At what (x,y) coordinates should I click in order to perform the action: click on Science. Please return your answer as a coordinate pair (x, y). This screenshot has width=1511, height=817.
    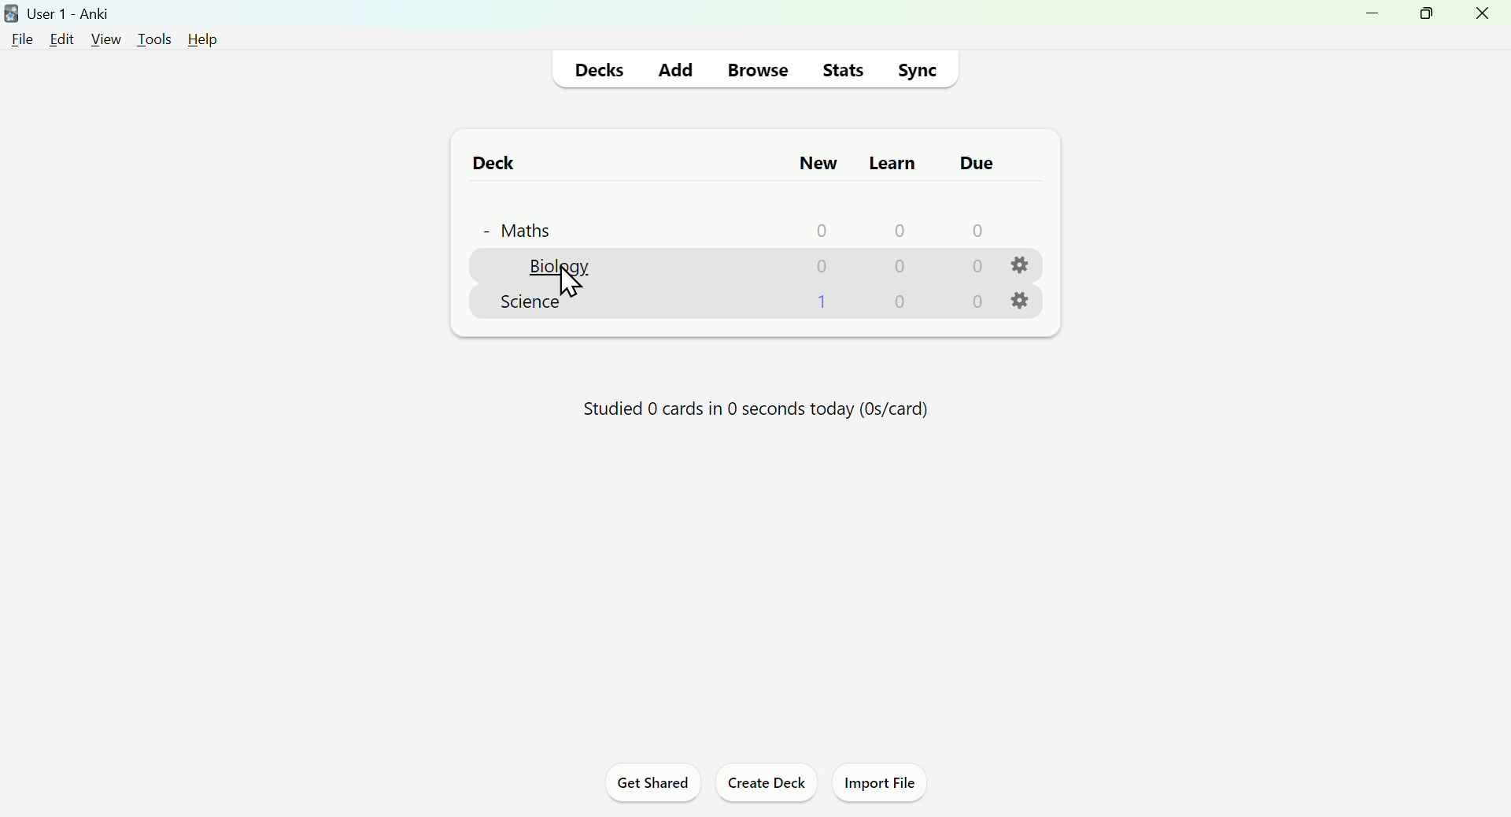
    Looking at the image, I should click on (534, 303).